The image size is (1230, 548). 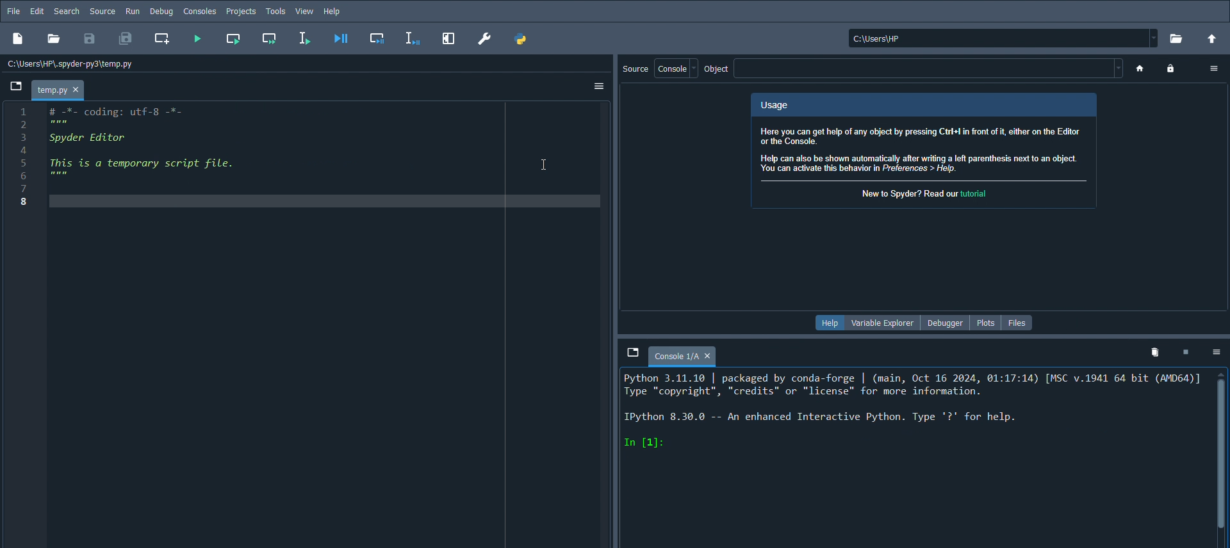 I want to click on File path, so click(x=71, y=63).